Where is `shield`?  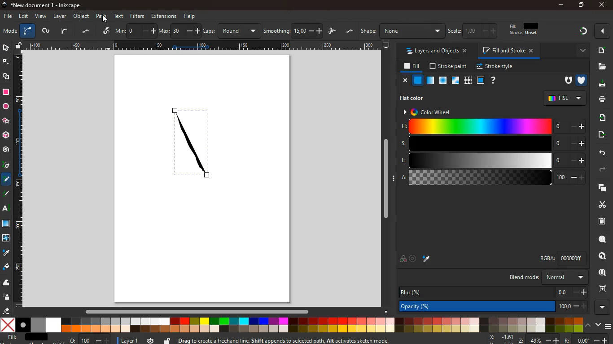 shield is located at coordinates (582, 80).